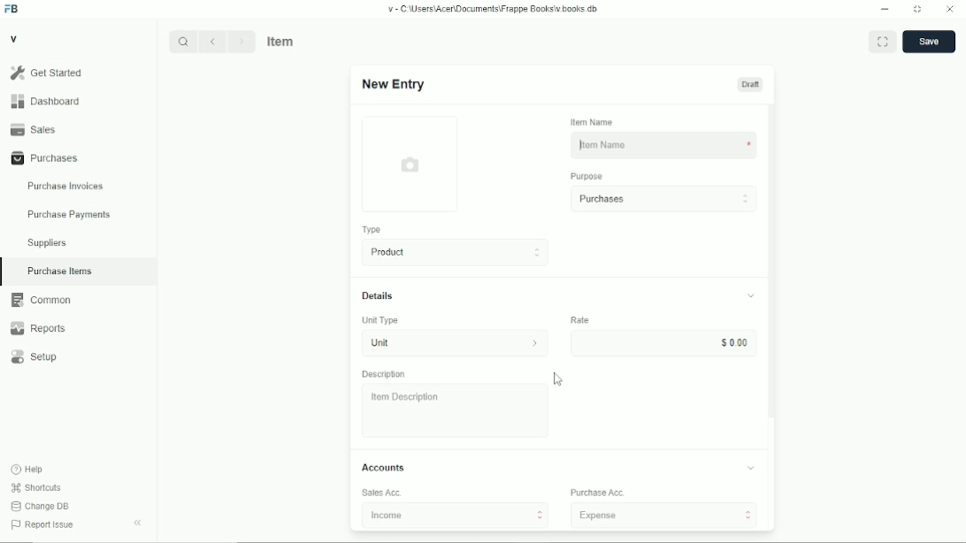 Image resolution: width=966 pixels, height=543 pixels. Describe the element at coordinates (433, 343) in the screenshot. I see `unit` at that location.